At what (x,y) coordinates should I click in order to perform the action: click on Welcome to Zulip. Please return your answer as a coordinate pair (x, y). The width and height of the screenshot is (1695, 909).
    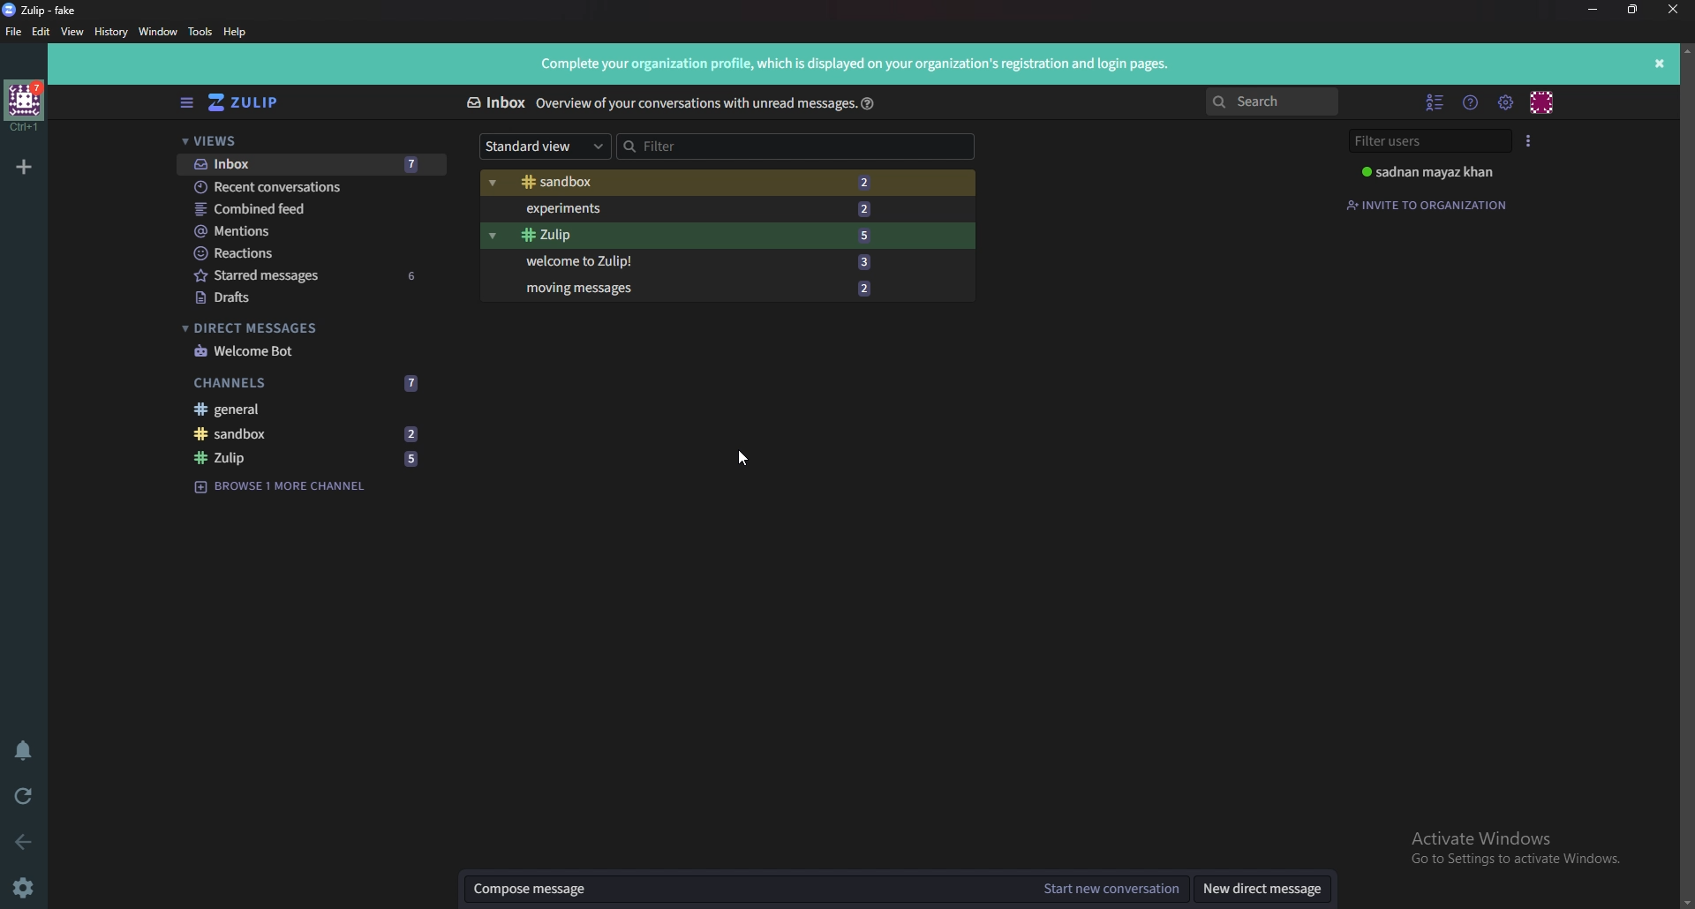
    Looking at the image, I should click on (712, 259).